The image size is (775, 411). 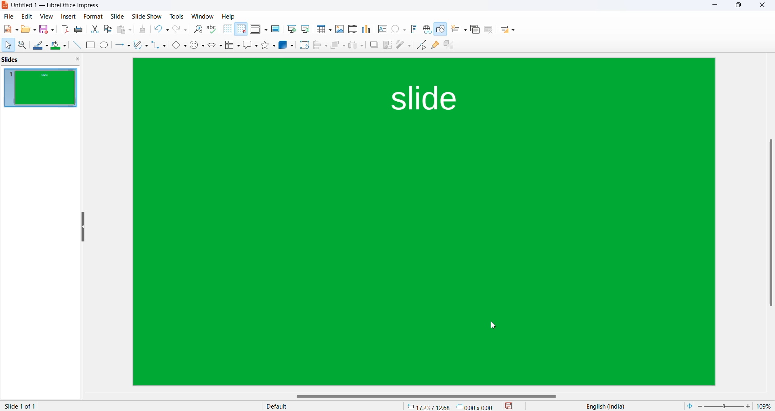 What do you see at coordinates (105, 46) in the screenshot?
I see `ellipse` at bounding box center [105, 46].